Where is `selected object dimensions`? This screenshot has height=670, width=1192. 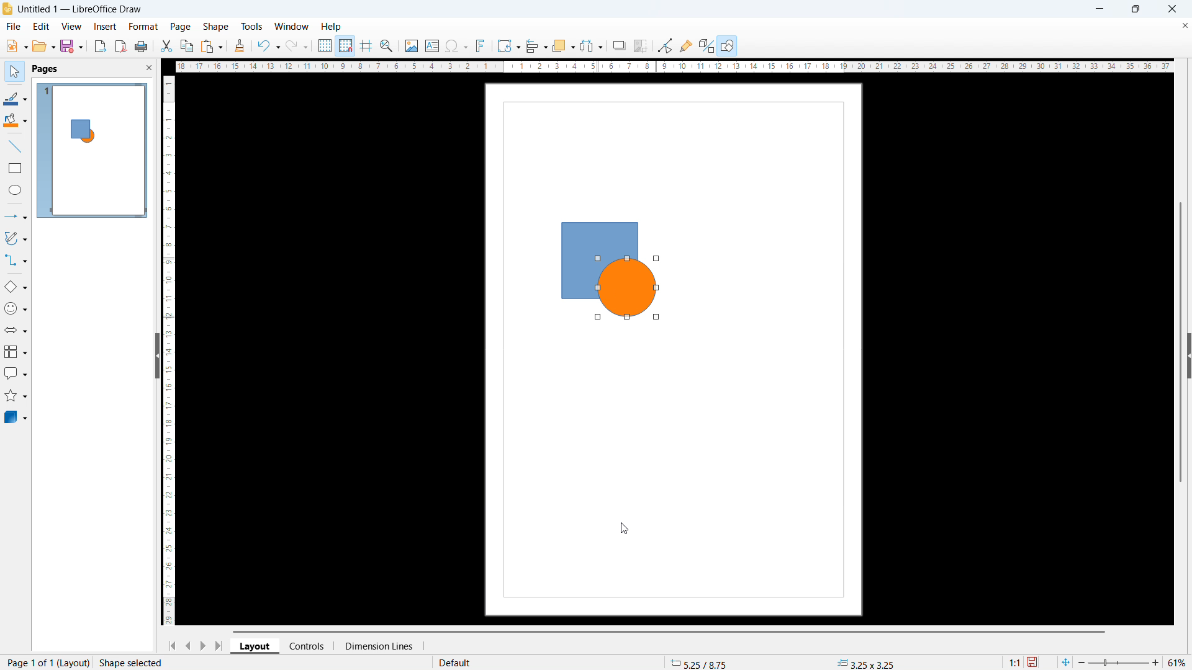
selected object dimensions is located at coordinates (865, 662).